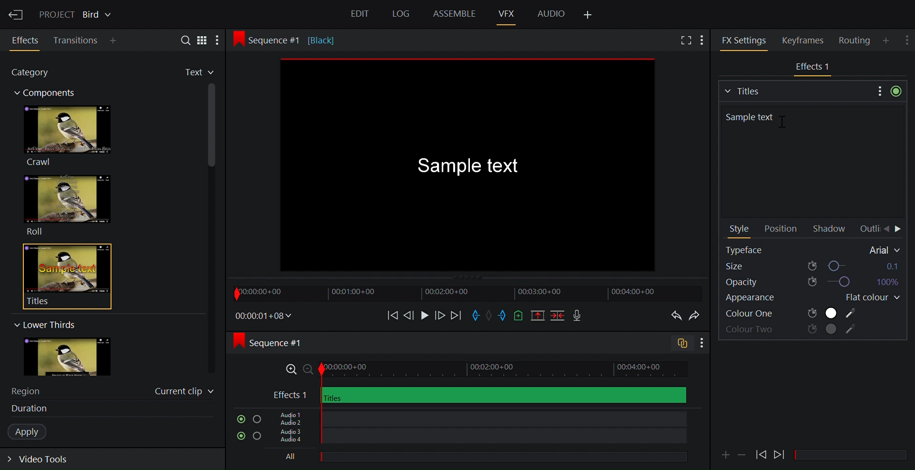 Image resolution: width=915 pixels, height=470 pixels. I want to click on Position, so click(780, 229).